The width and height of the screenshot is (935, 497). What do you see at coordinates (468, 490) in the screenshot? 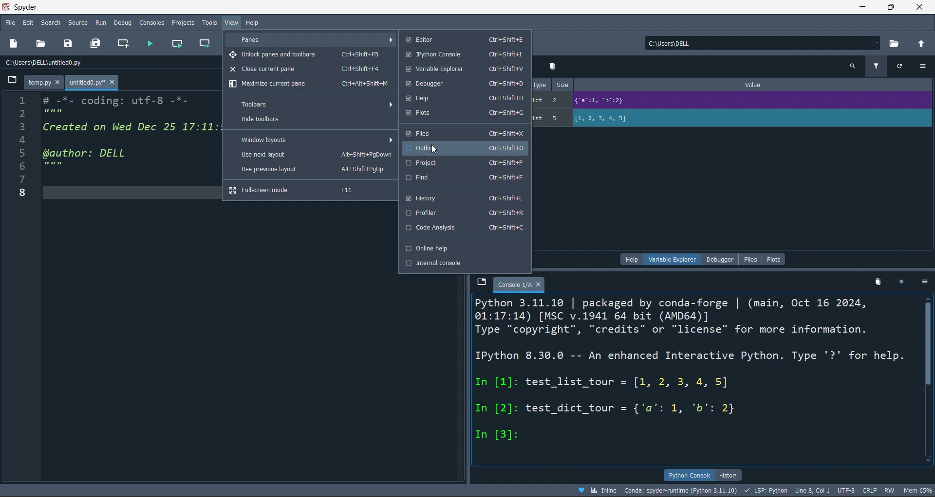
I see `file data` at bounding box center [468, 490].